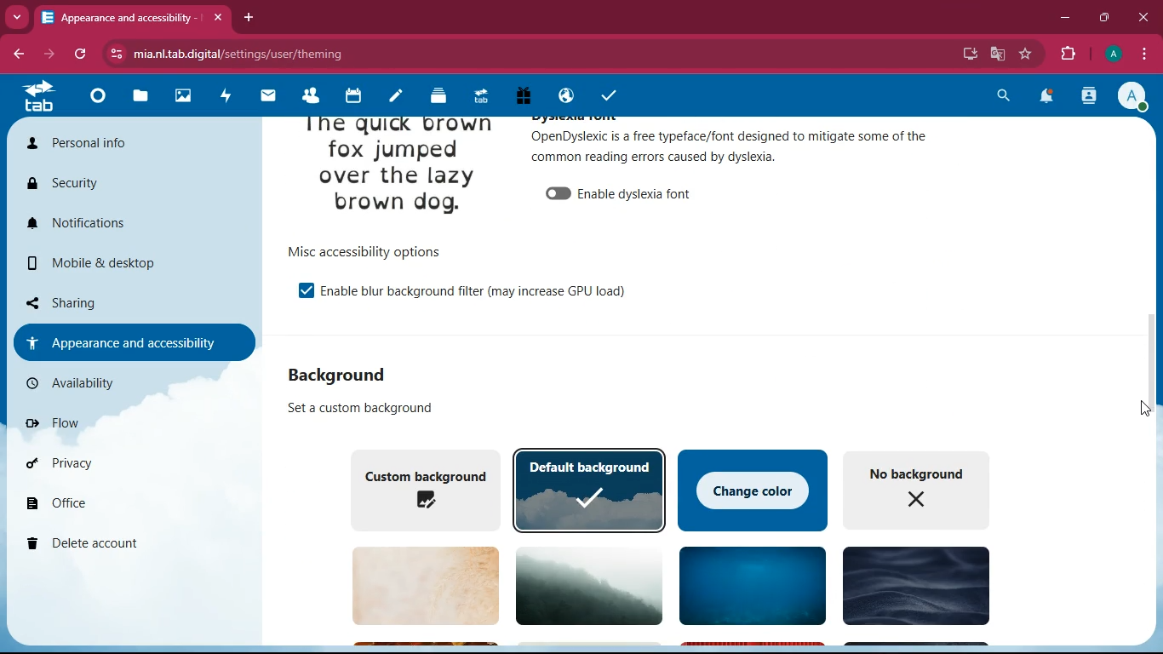  I want to click on refresh, so click(85, 54).